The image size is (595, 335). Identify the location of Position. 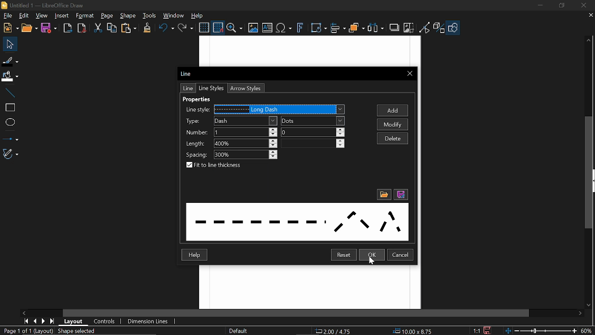
(335, 331).